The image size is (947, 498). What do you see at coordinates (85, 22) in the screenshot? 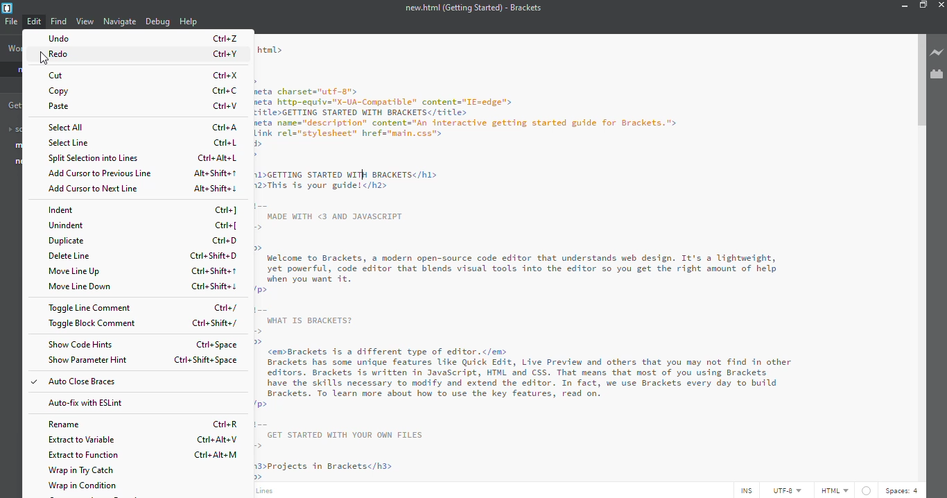
I see `view` at bounding box center [85, 22].